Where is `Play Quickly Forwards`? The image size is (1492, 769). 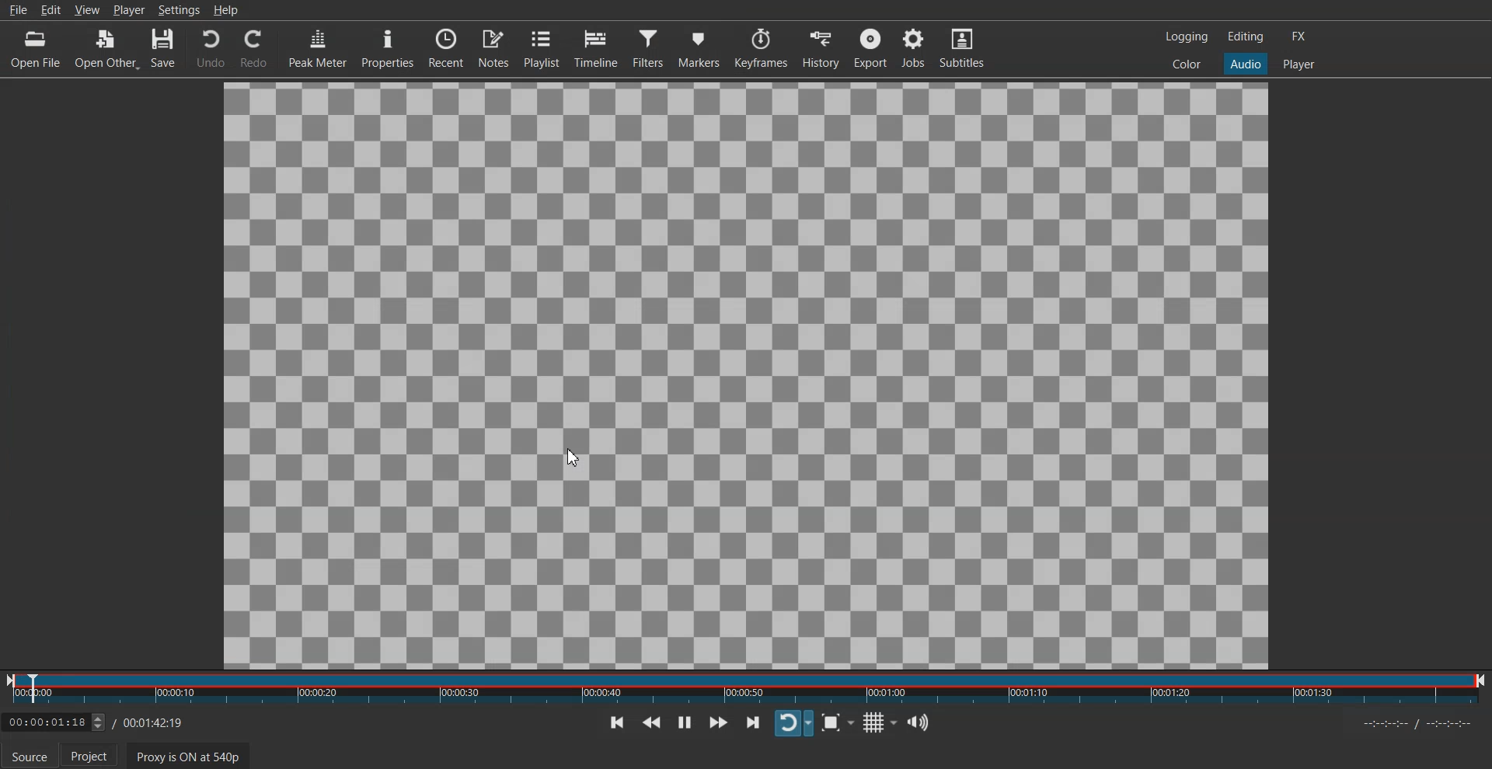 Play Quickly Forwards is located at coordinates (718, 722).